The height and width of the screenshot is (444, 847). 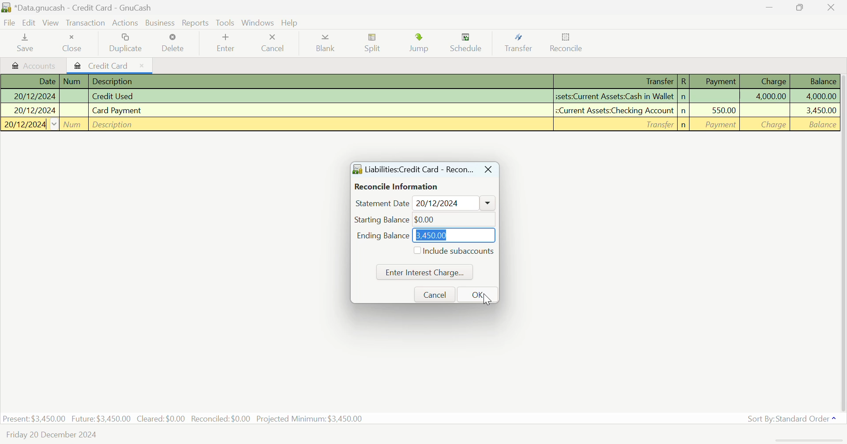 I want to click on Friday 20 December 2024, so click(x=50, y=437).